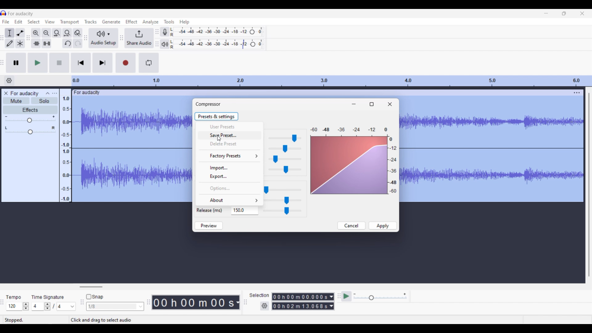  I want to click on Project name, so click(20, 14).